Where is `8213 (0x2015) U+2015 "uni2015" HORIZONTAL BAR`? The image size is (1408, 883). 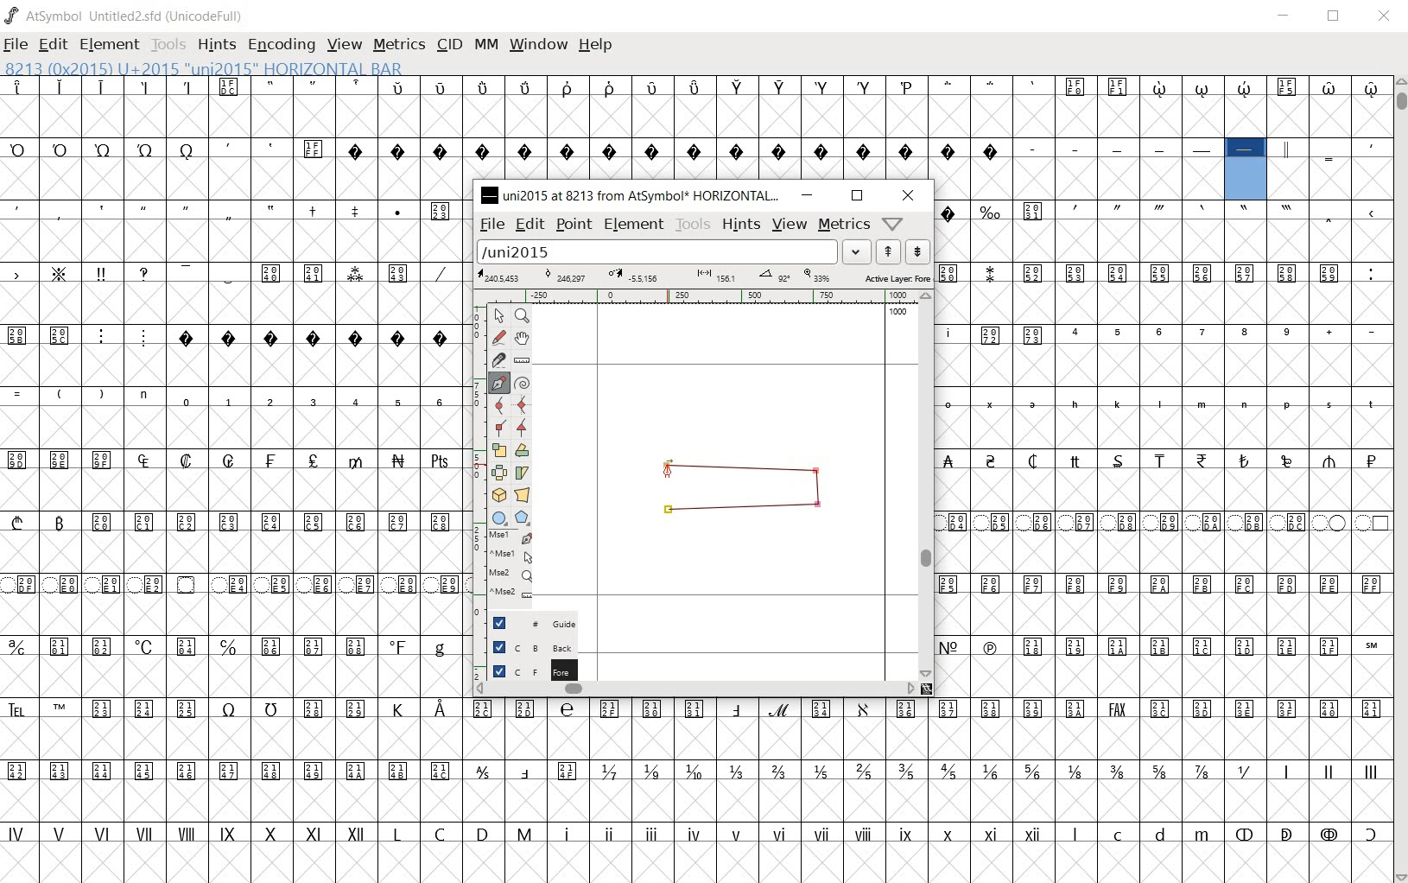
8213 (0x2015) U+2015 "uni2015" HORIZONTAL BAR is located at coordinates (202, 68).